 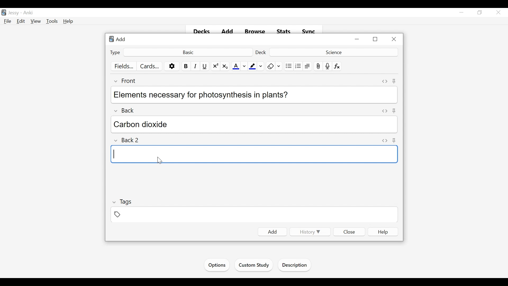 What do you see at coordinates (254, 266) in the screenshot?
I see `Custom Study` at bounding box center [254, 266].